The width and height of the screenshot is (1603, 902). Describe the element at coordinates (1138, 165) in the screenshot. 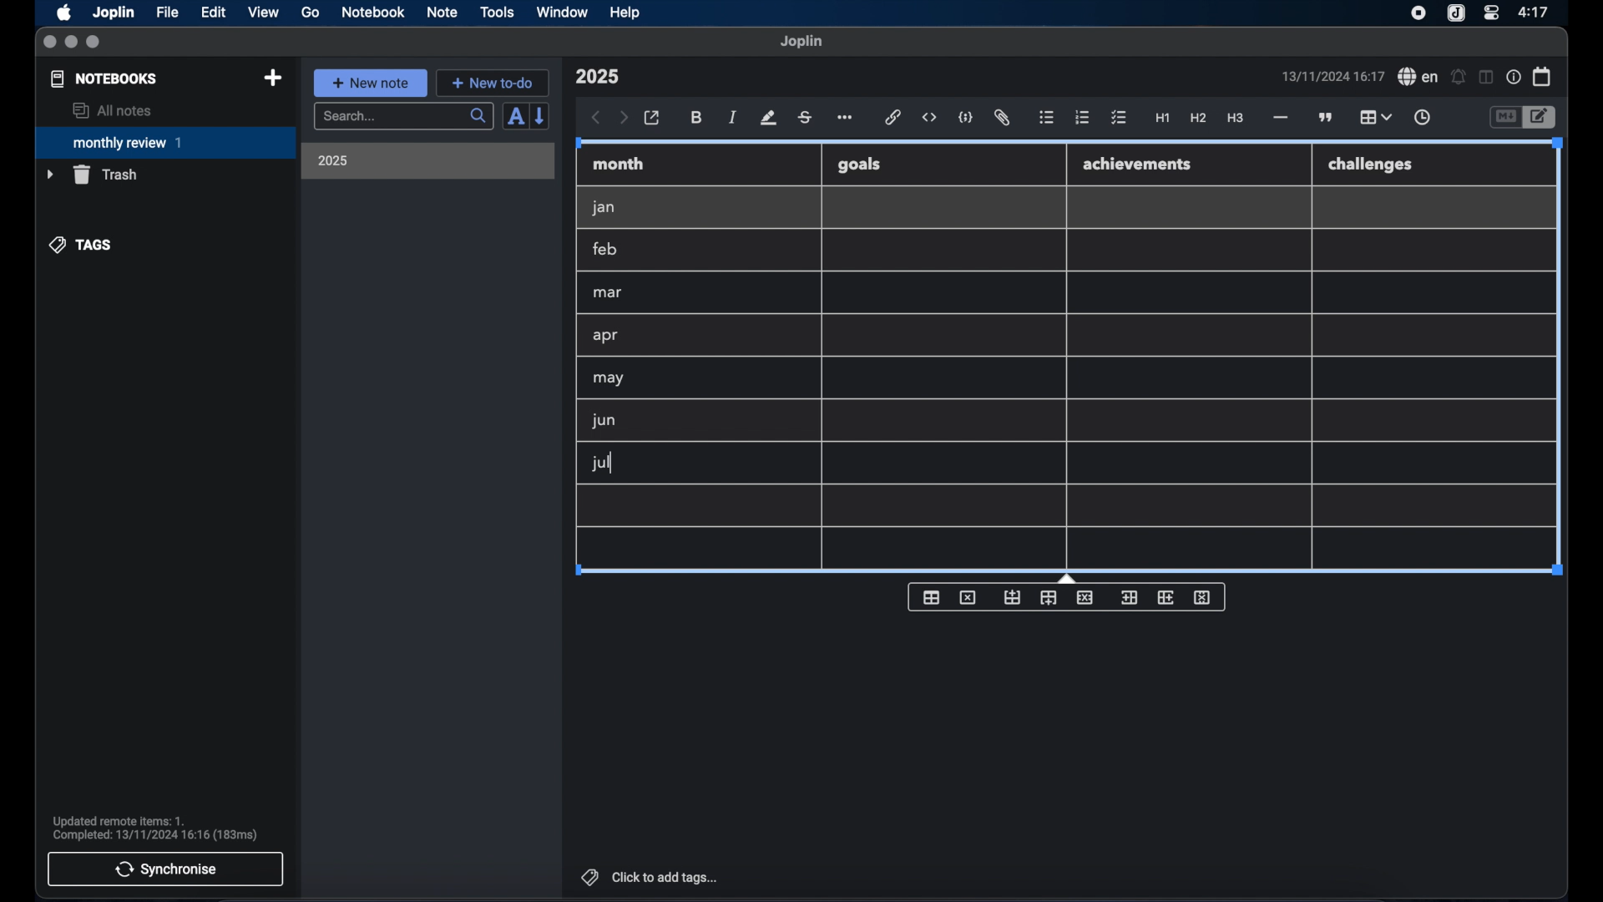

I see `achievements` at that location.